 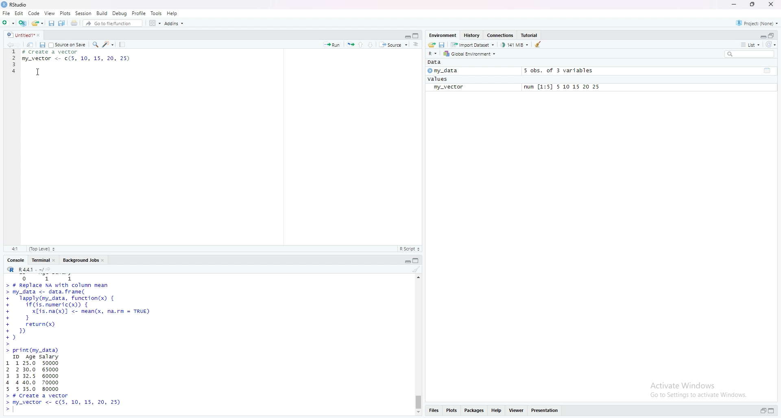 I want to click on open an existing file, so click(x=38, y=24).